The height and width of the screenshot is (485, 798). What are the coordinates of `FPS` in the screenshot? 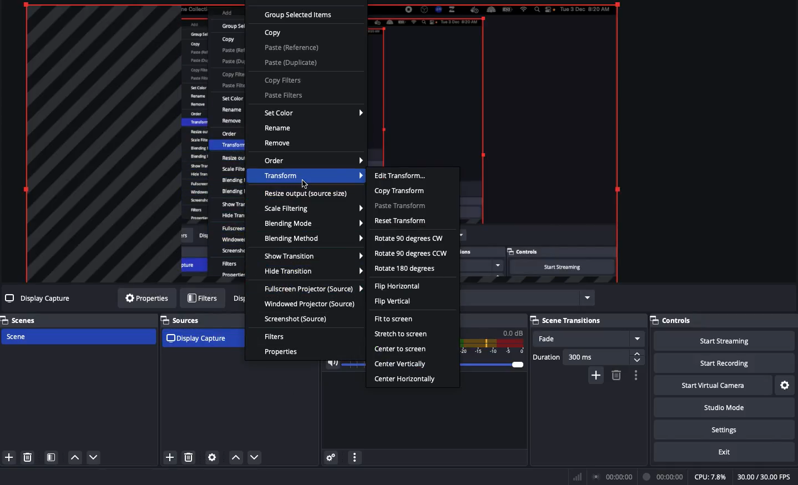 It's located at (765, 477).